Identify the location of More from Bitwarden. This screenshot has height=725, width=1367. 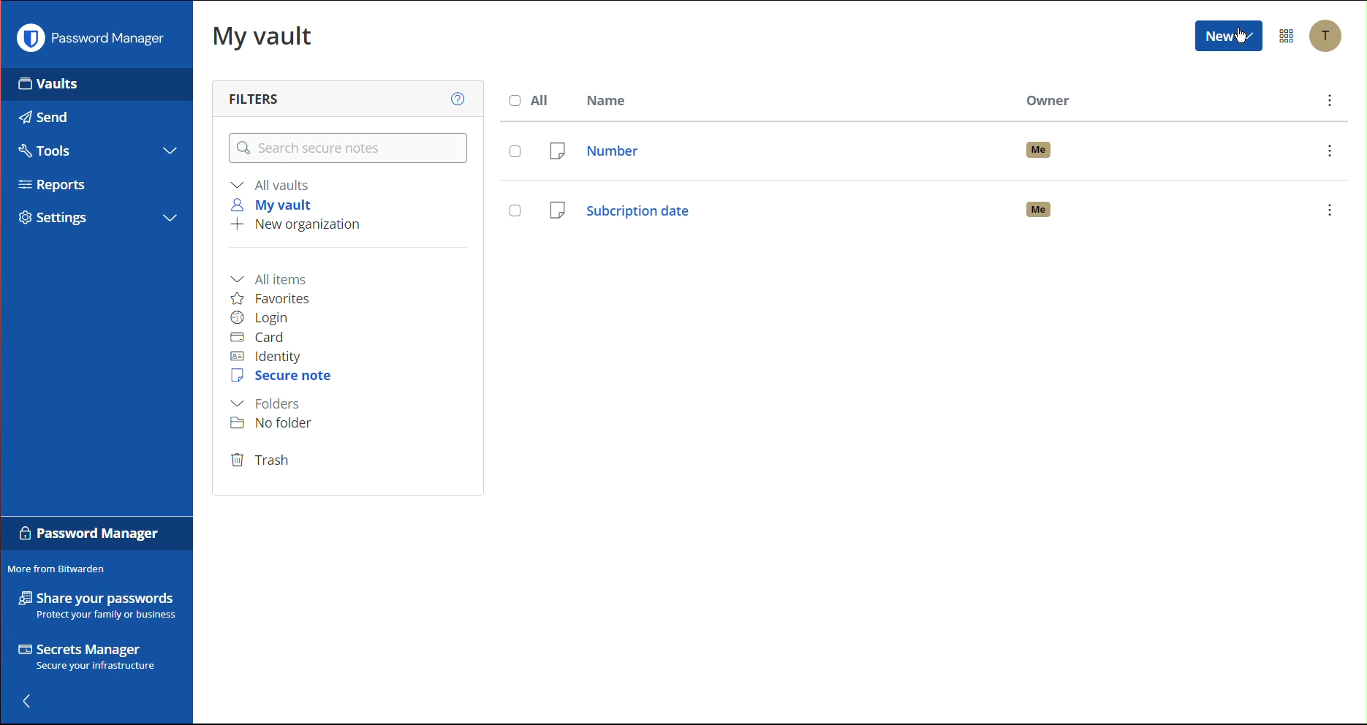
(62, 568).